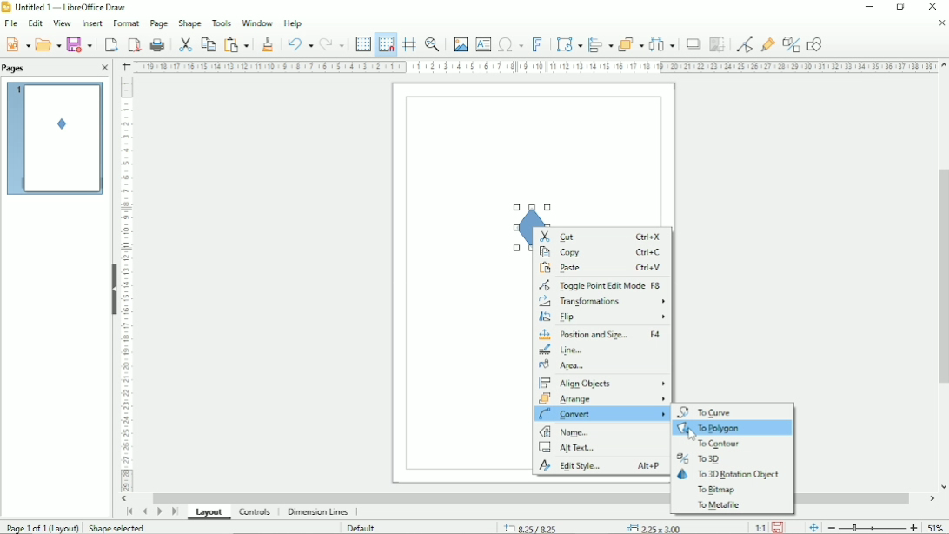  What do you see at coordinates (386, 43) in the screenshot?
I see `Snap to grid` at bounding box center [386, 43].